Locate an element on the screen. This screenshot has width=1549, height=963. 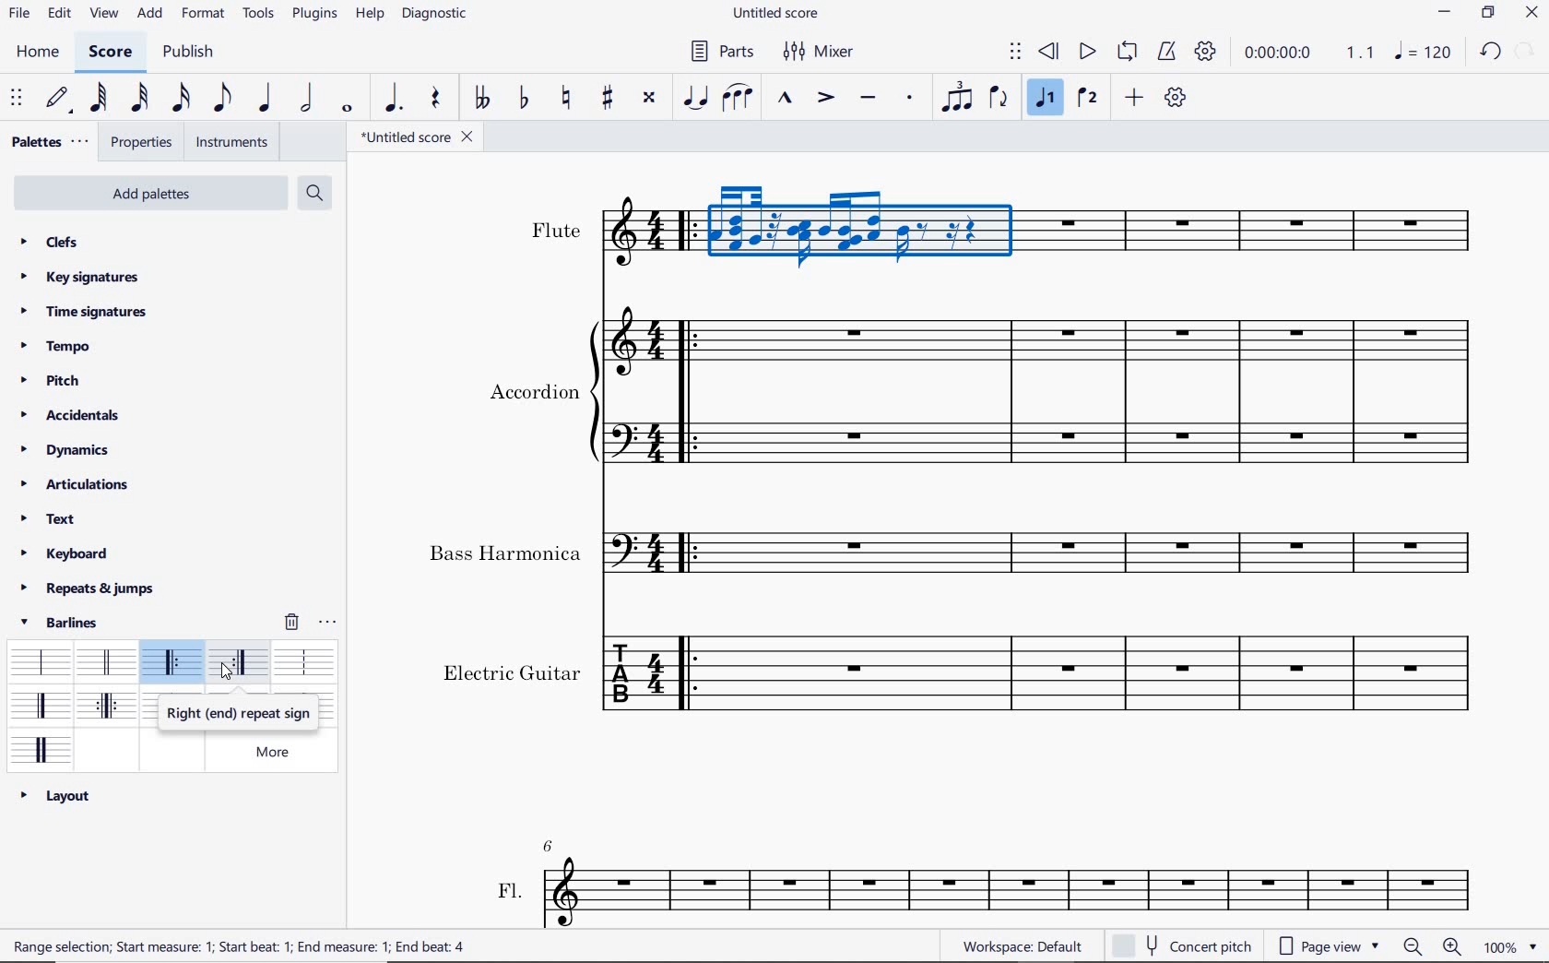
page view is located at coordinates (1333, 944).